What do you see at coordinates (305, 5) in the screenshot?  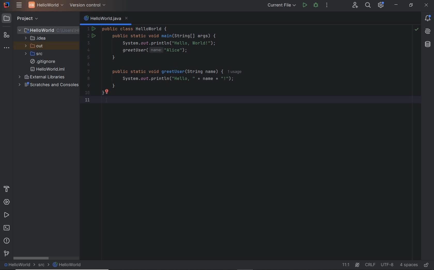 I see `run` at bounding box center [305, 5].